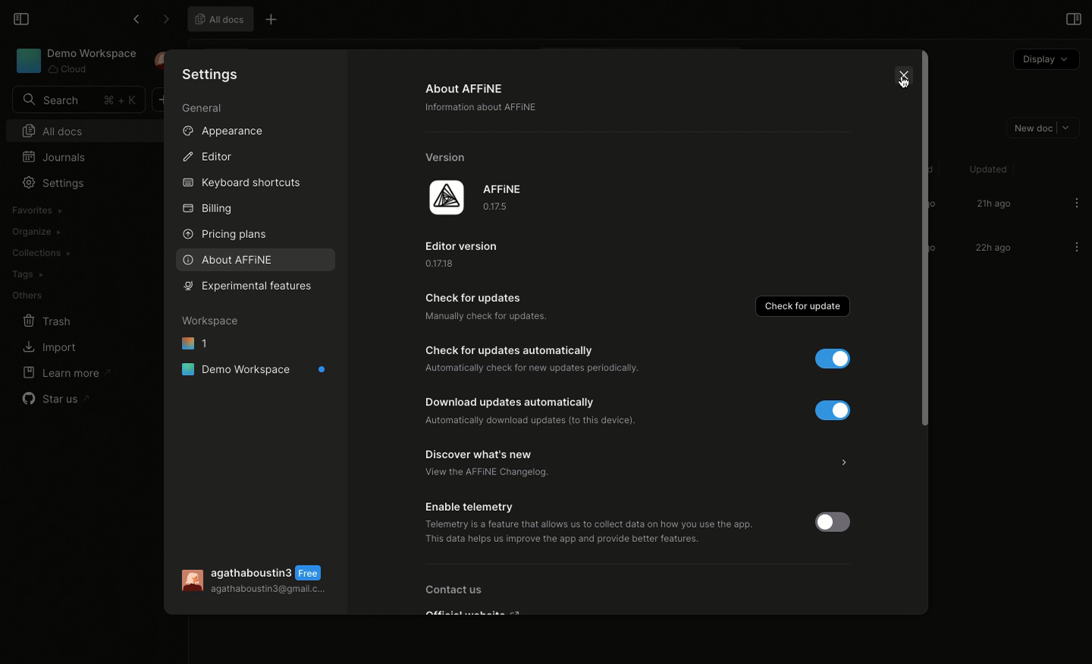  What do you see at coordinates (273, 21) in the screenshot?
I see `Other options` at bounding box center [273, 21].